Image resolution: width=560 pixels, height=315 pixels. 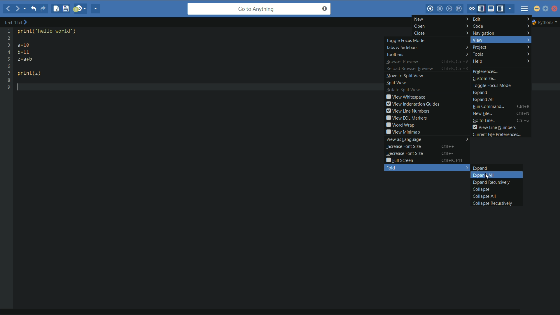 I want to click on minimize, so click(x=537, y=9).